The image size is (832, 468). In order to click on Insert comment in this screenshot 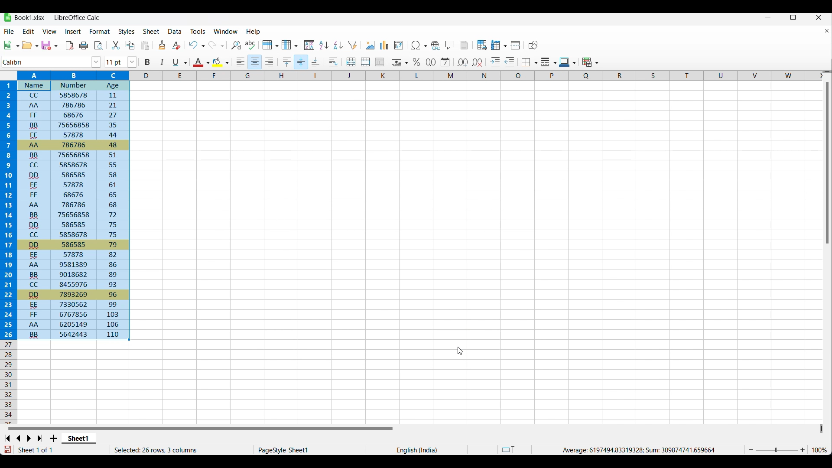, I will do `click(450, 45)`.